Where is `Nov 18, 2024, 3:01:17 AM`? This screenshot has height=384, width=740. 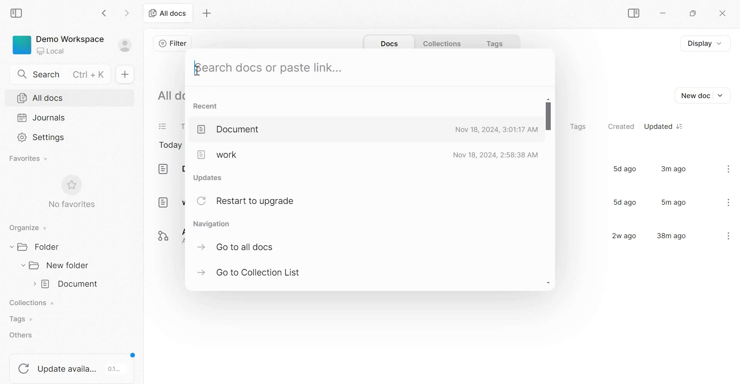 Nov 18, 2024, 3:01:17 AM is located at coordinates (496, 129).